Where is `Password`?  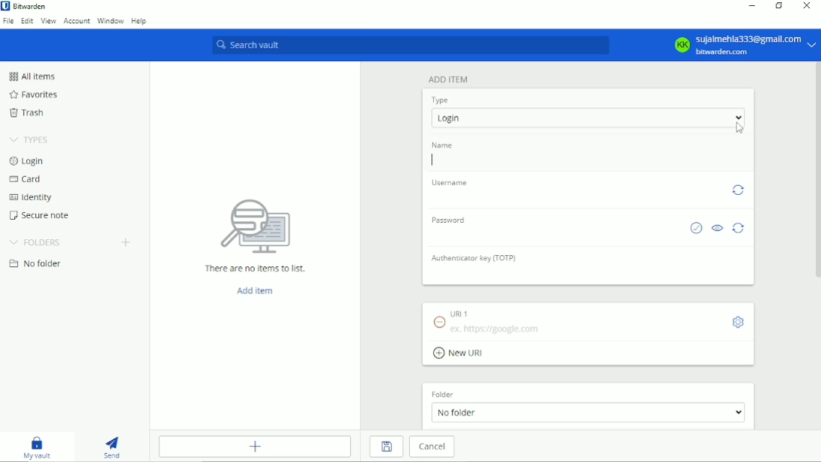 Password is located at coordinates (450, 220).